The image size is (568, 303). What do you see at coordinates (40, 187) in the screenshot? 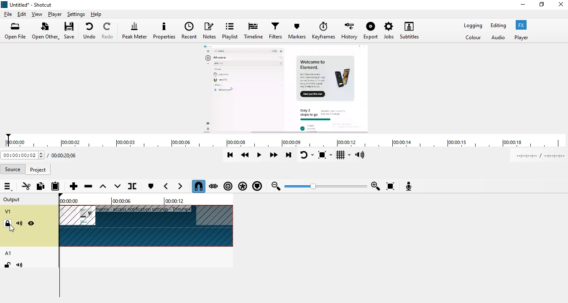
I see `Copy` at bounding box center [40, 187].